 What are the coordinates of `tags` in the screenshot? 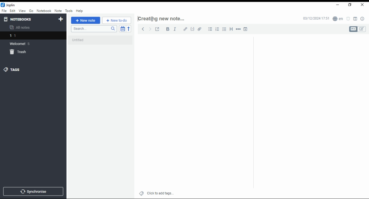 It's located at (16, 70).